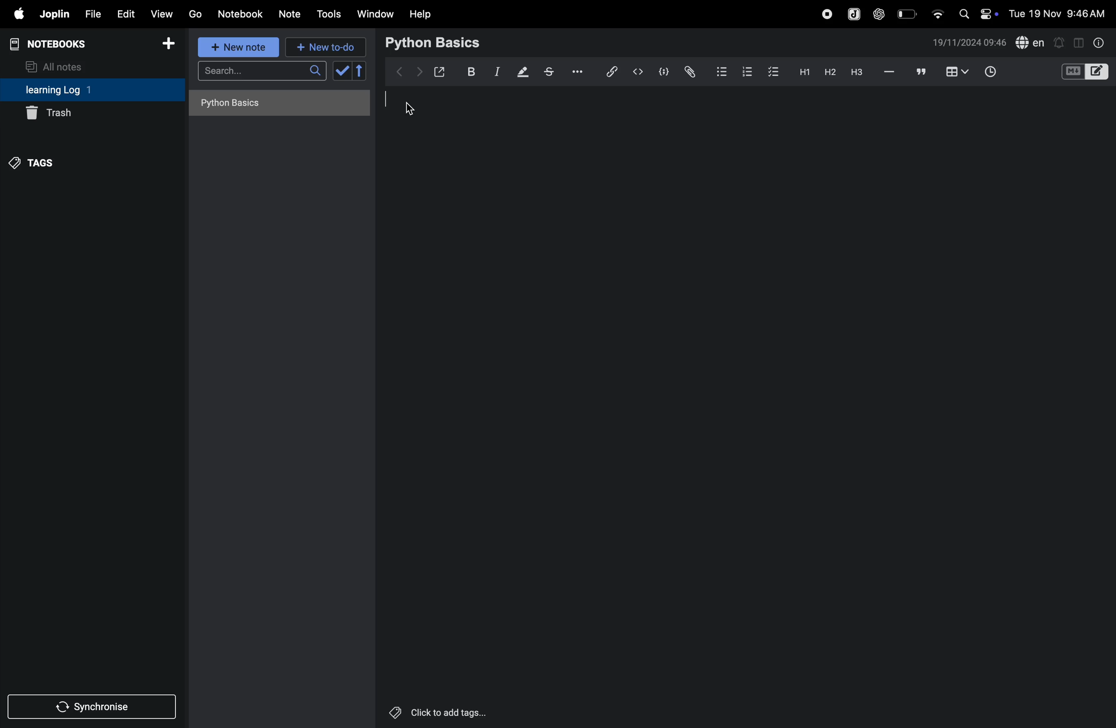 The image size is (1116, 728). I want to click on info, so click(1097, 42).